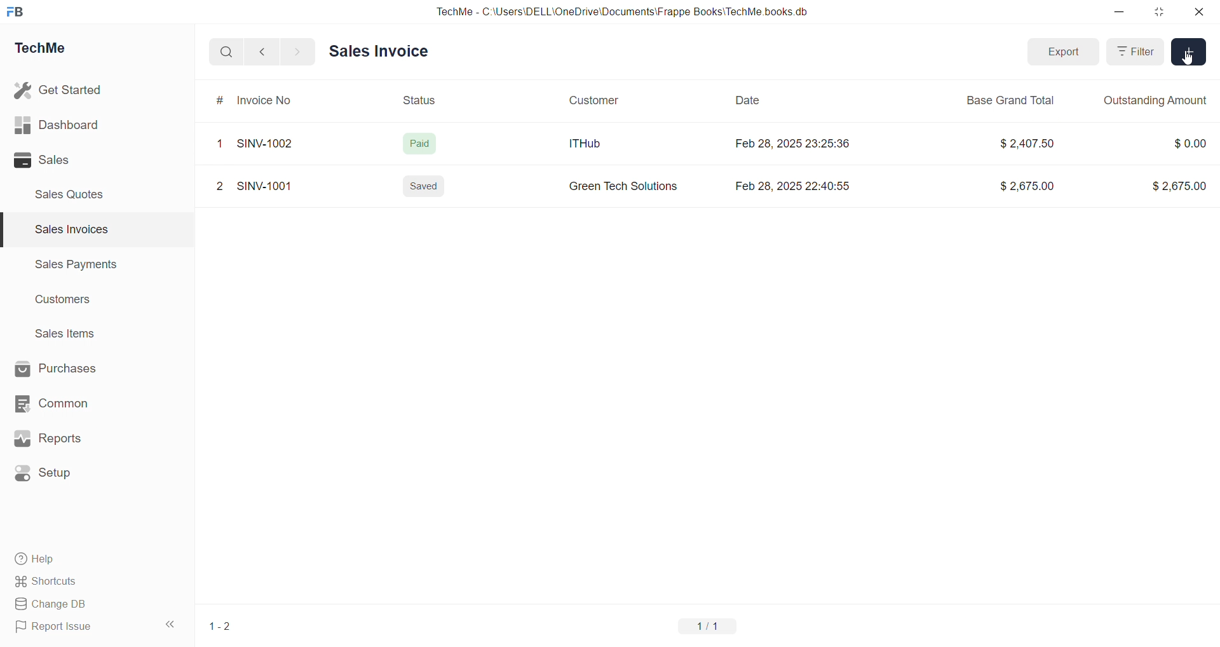  What do you see at coordinates (281, 51) in the screenshot?
I see `Forward/Backward` at bounding box center [281, 51].